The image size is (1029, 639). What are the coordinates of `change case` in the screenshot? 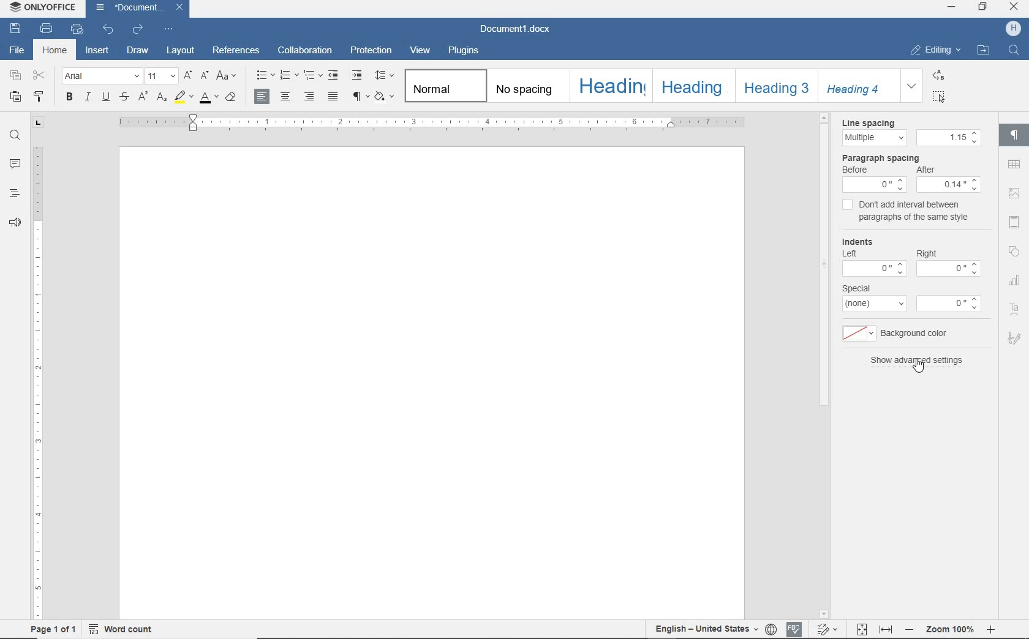 It's located at (228, 77).